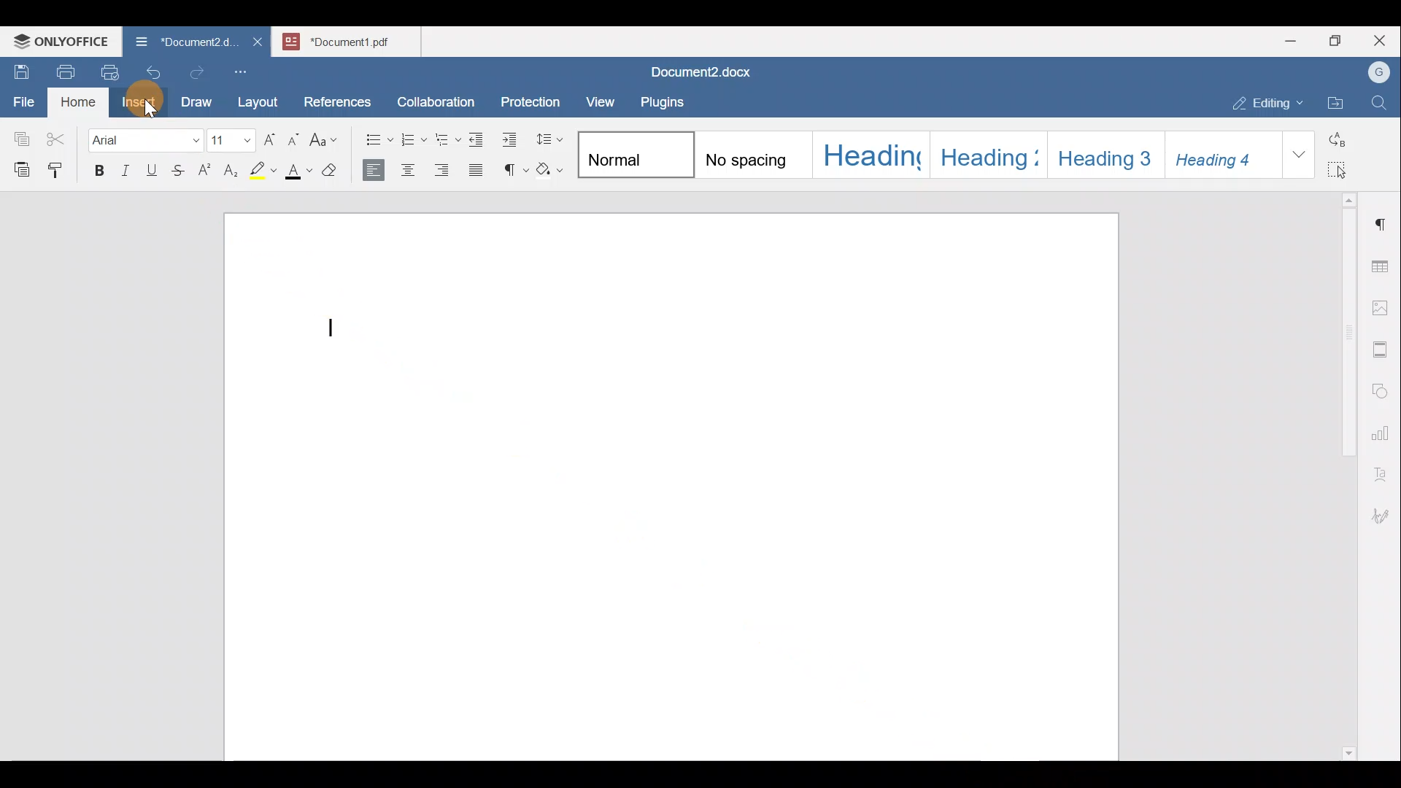 The image size is (1401, 788). What do you see at coordinates (344, 41) in the screenshot?
I see `Document pdf` at bounding box center [344, 41].